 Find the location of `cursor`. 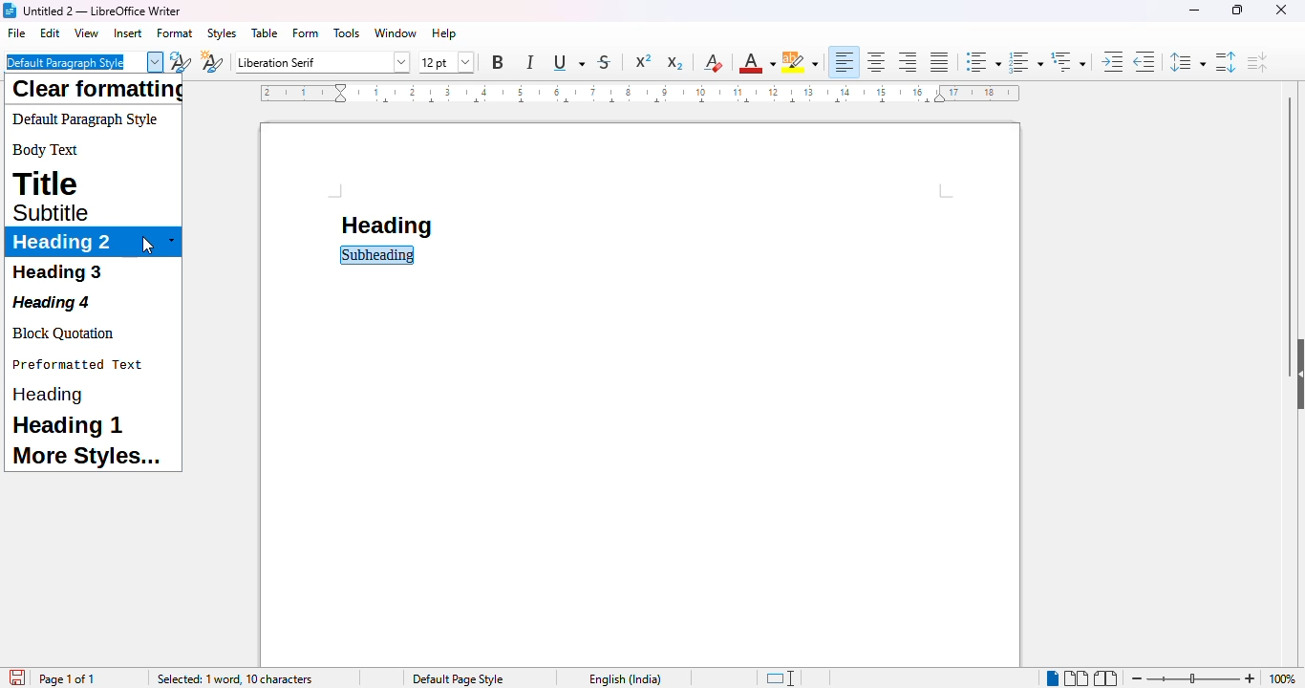

cursor is located at coordinates (148, 246).